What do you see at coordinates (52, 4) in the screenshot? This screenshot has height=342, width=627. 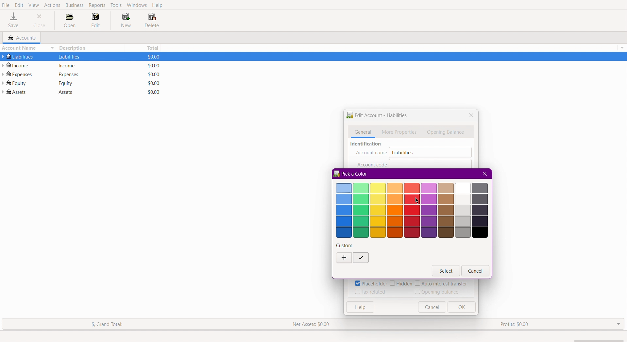 I see `Actions` at bounding box center [52, 4].